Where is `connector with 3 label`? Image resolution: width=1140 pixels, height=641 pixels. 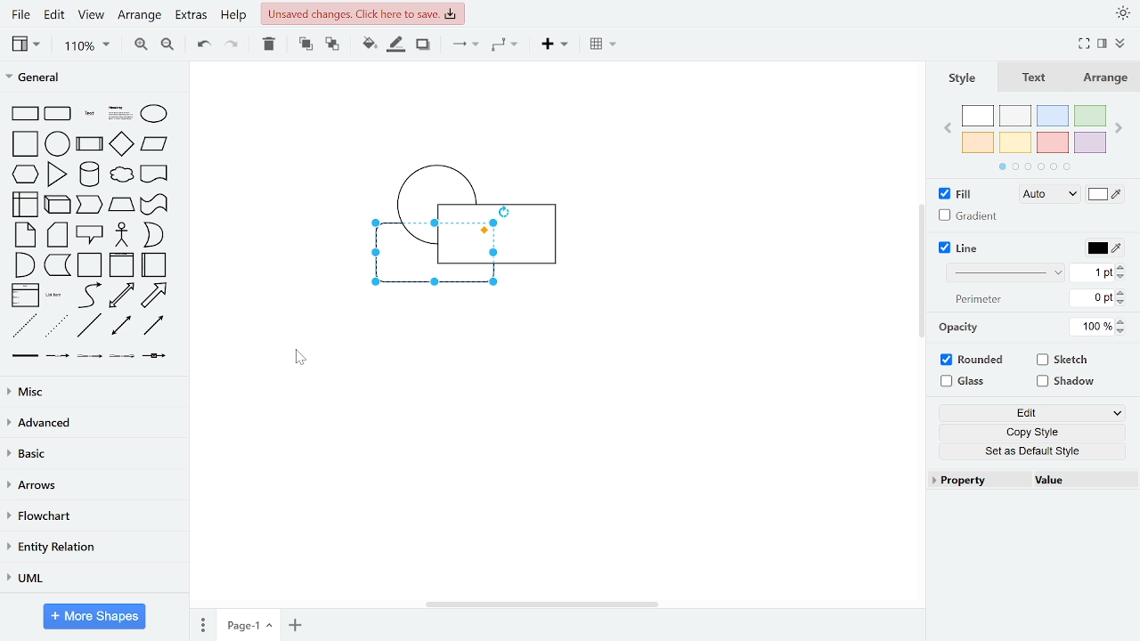
connector with 3 label is located at coordinates (124, 357).